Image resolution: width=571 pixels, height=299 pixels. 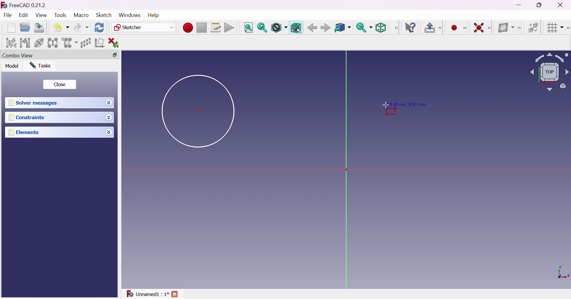 What do you see at coordinates (69, 42) in the screenshot?
I see `Clone` at bounding box center [69, 42].